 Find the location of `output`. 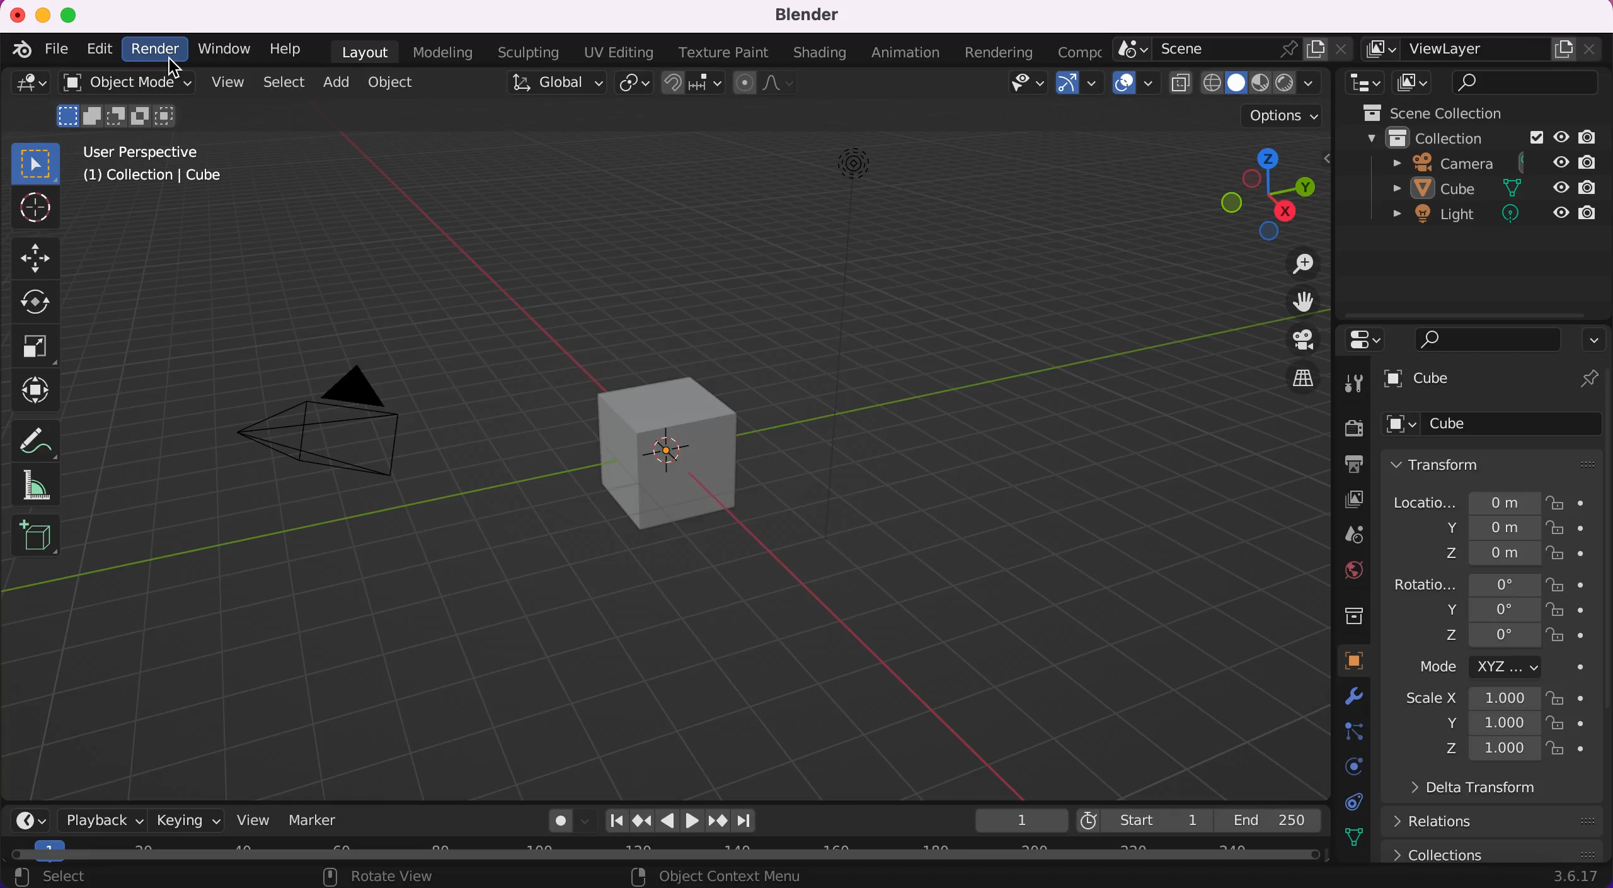

output is located at coordinates (1343, 464).